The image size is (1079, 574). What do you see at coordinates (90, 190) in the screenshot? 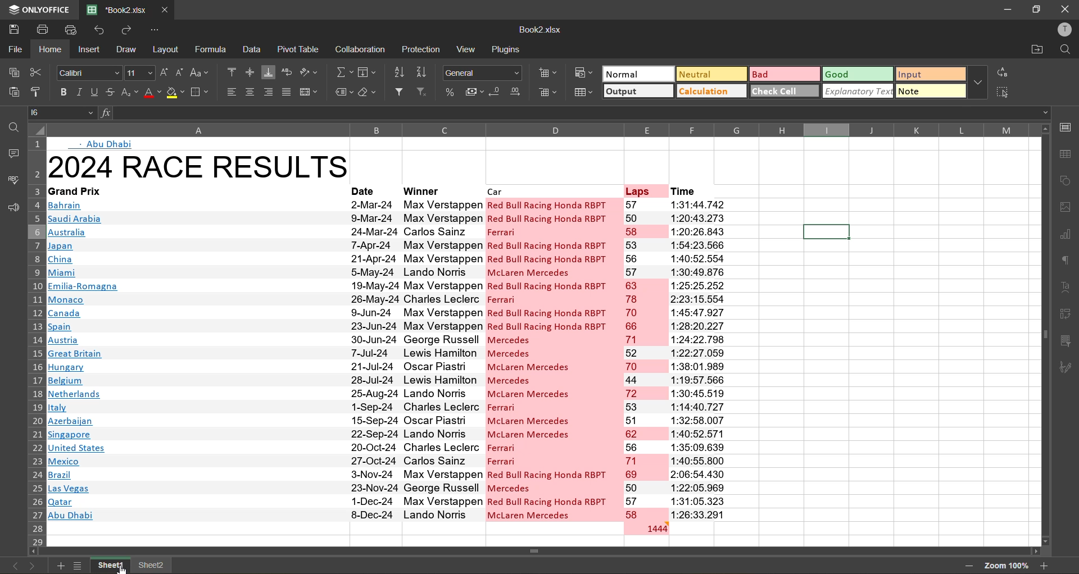
I see `grand prix` at bounding box center [90, 190].